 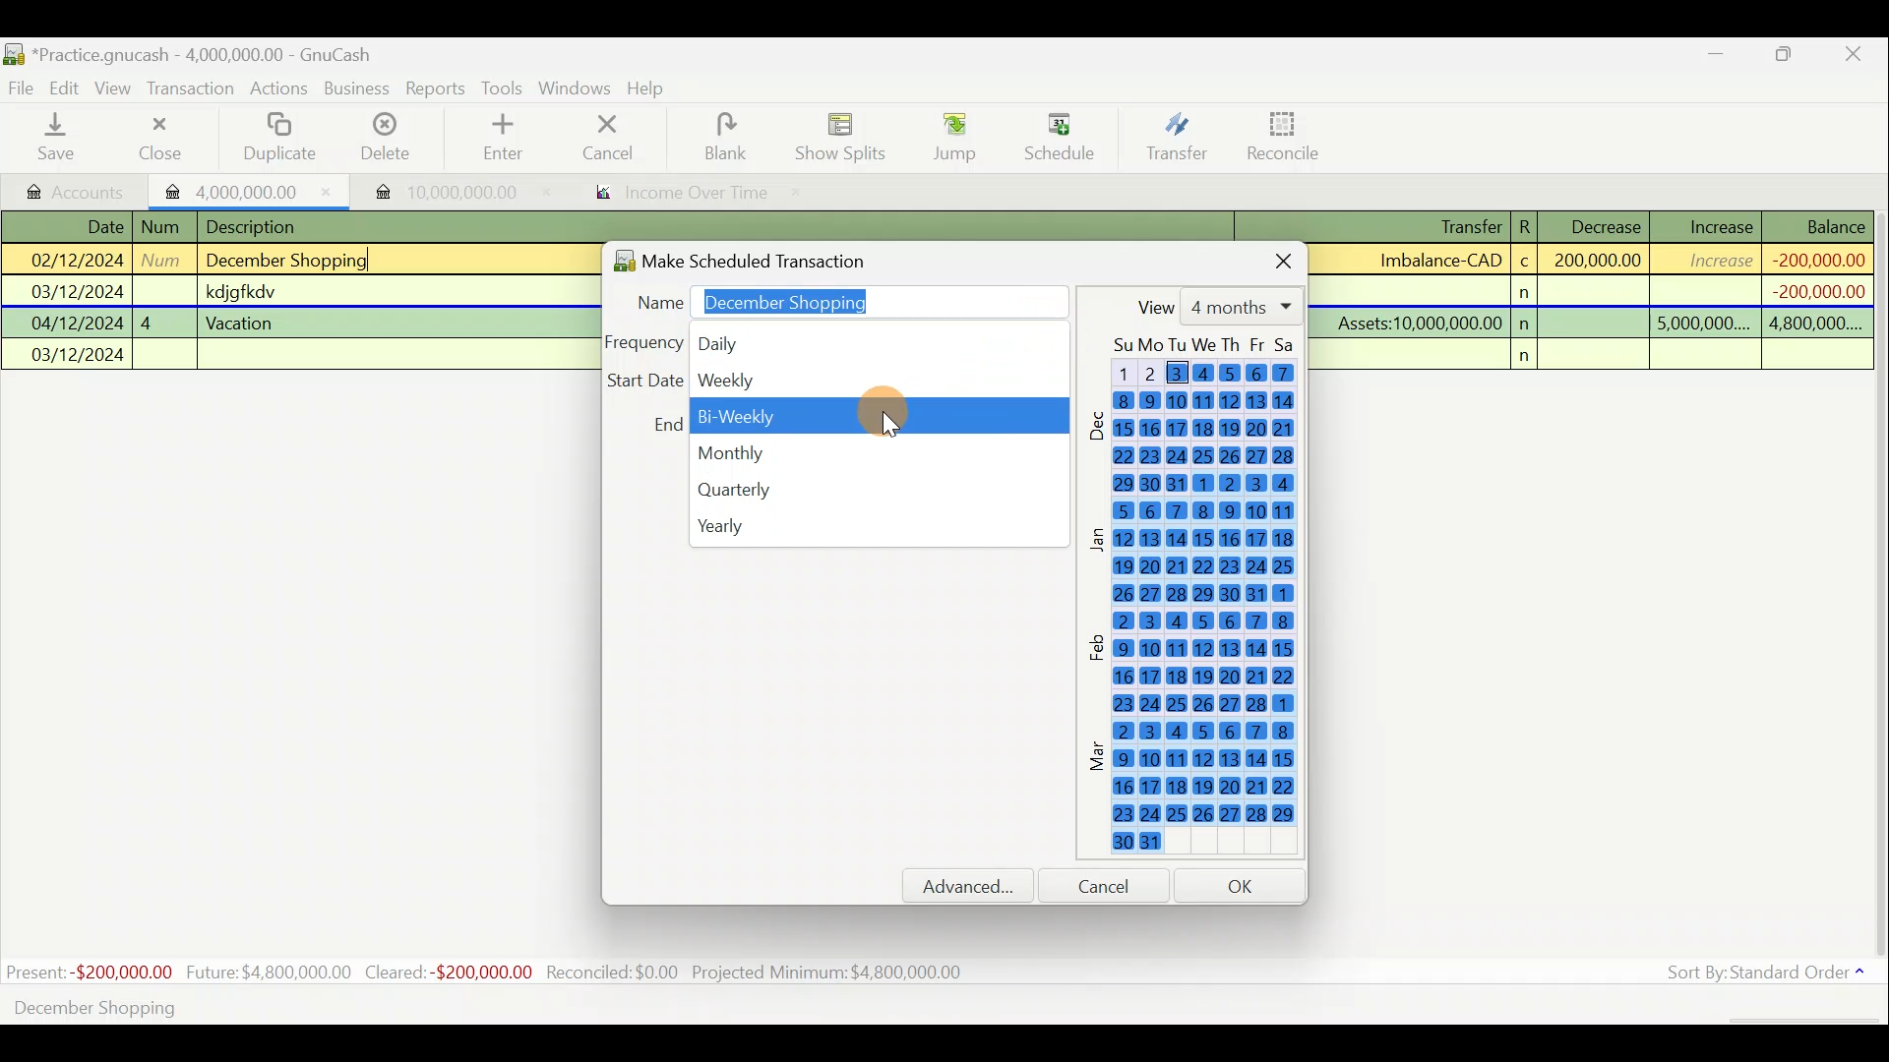 I want to click on Bi-Weekly, so click(x=871, y=416).